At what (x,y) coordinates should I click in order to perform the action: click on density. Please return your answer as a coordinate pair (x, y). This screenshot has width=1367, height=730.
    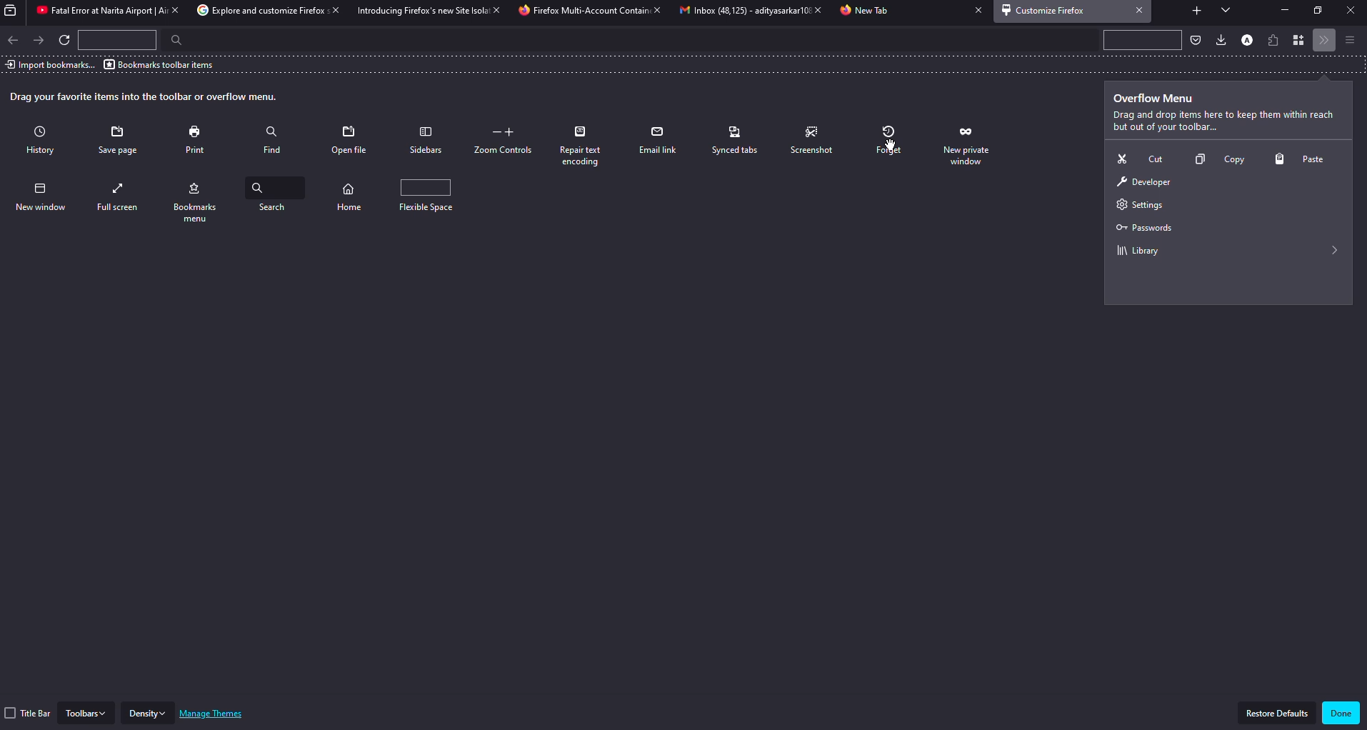
    Looking at the image, I should click on (149, 713).